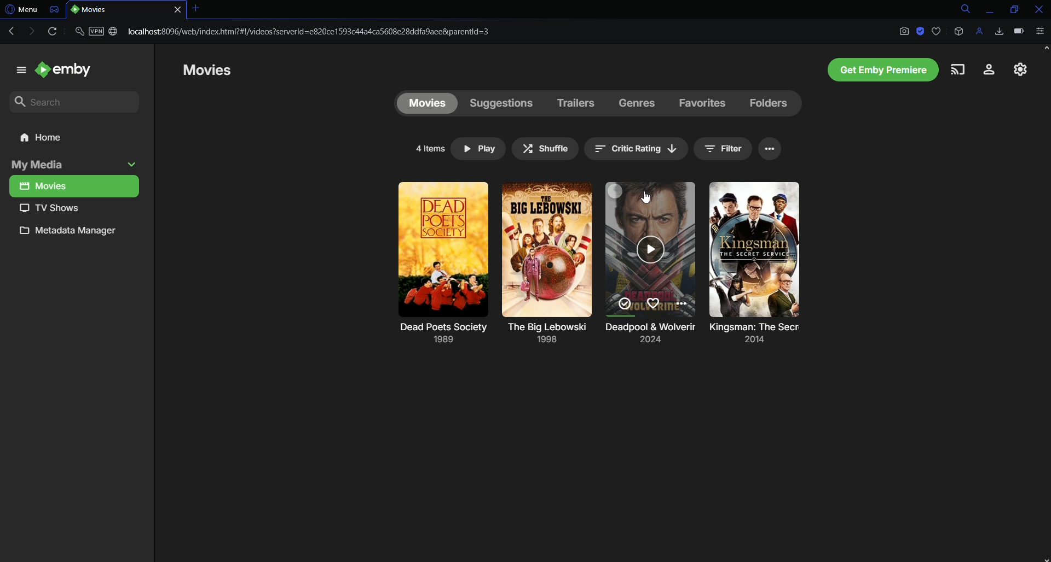 The width and height of the screenshot is (1051, 562). Describe the element at coordinates (16, 69) in the screenshot. I see `menu` at that location.